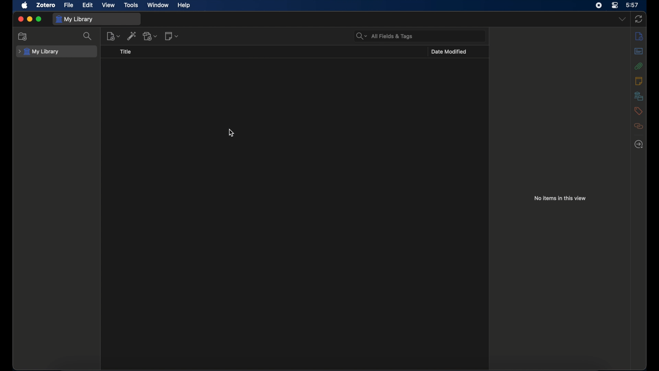  I want to click on add item by identifier, so click(132, 36).